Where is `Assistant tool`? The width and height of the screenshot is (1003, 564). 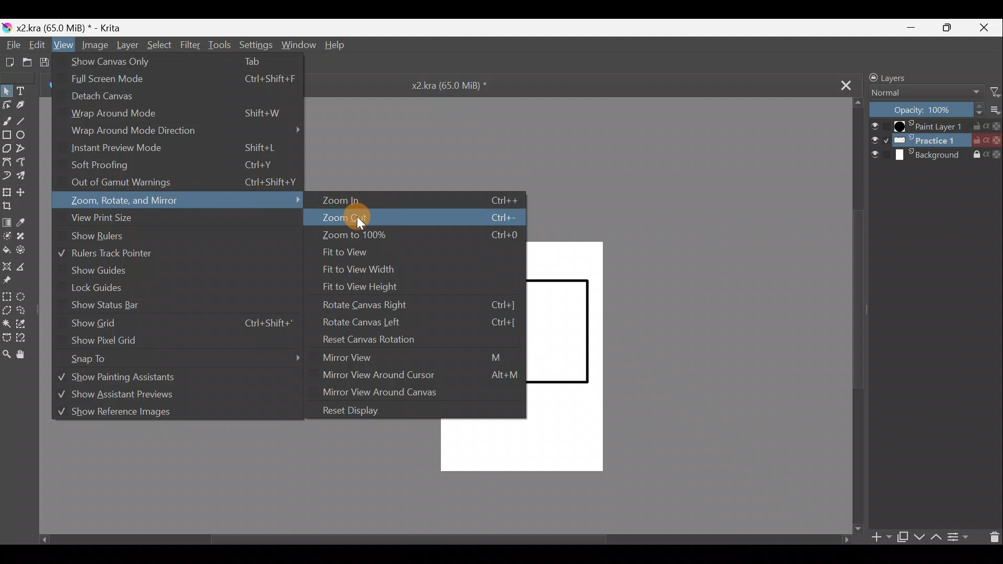 Assistant tool is located at coordinates (7, 266).